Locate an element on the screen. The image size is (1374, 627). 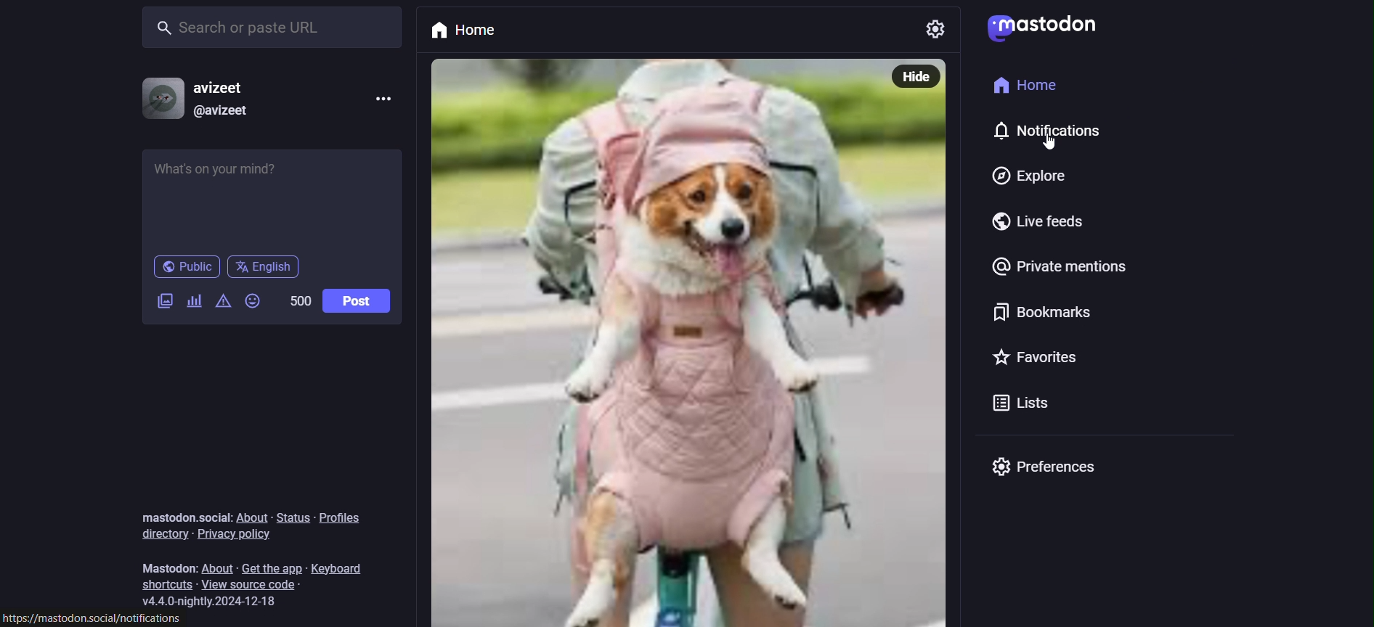
cursor is located at coordinates (1048, 148).